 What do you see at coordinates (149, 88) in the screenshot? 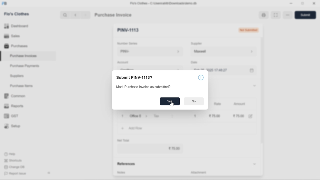
I see `Mark Purchase Invoice as submitted?` at bounding box center [149, 88].